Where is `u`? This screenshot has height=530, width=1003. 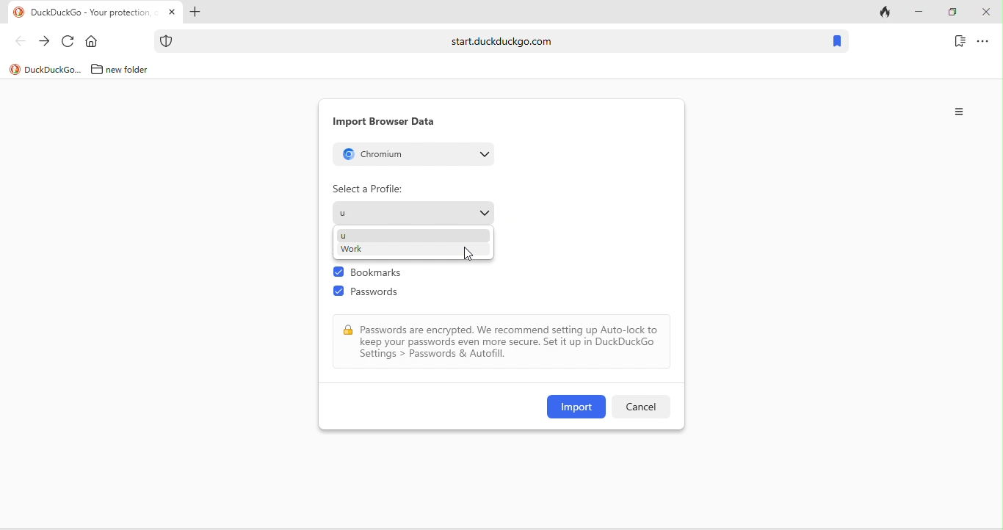 u is located at coordinates (343, 236).